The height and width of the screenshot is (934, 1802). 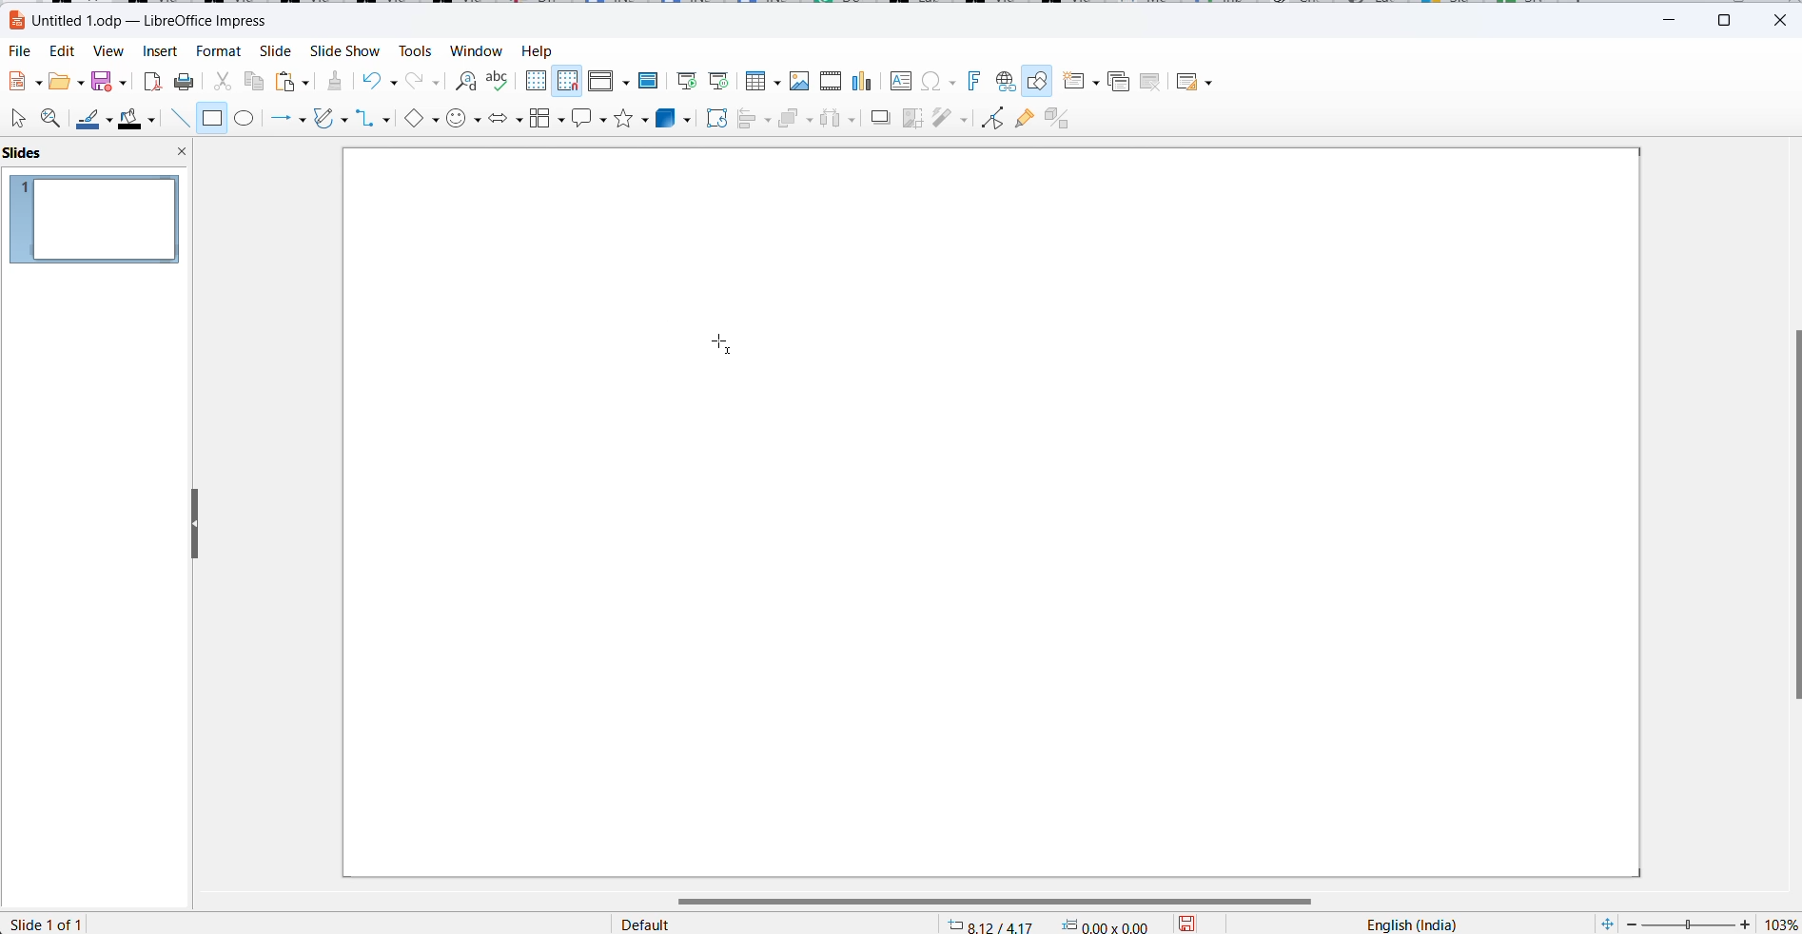 What do you see at coordinates (248, 120) in the screenshot?
I see `ellipse` at bounding box center [248, 120].